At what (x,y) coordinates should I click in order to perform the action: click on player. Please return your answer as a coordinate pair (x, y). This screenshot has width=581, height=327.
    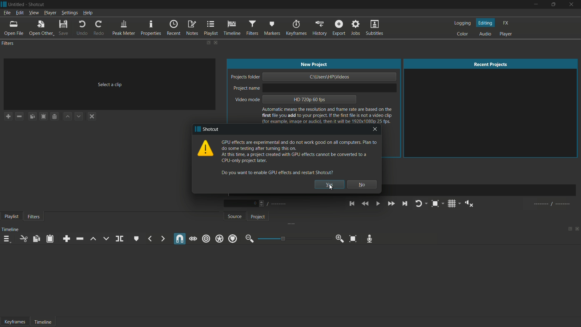
    Looking at the image, I should click on (506, 34).